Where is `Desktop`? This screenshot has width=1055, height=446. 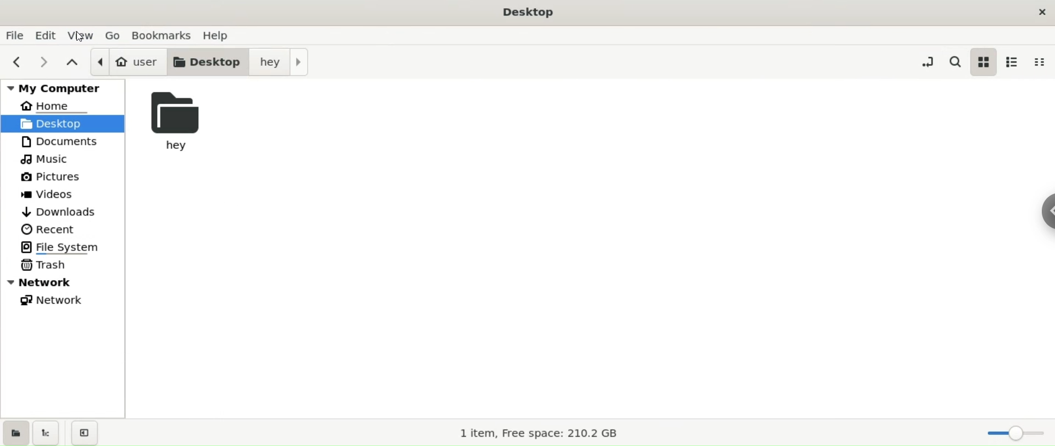 Desktop is located at coordinates (529, 13).